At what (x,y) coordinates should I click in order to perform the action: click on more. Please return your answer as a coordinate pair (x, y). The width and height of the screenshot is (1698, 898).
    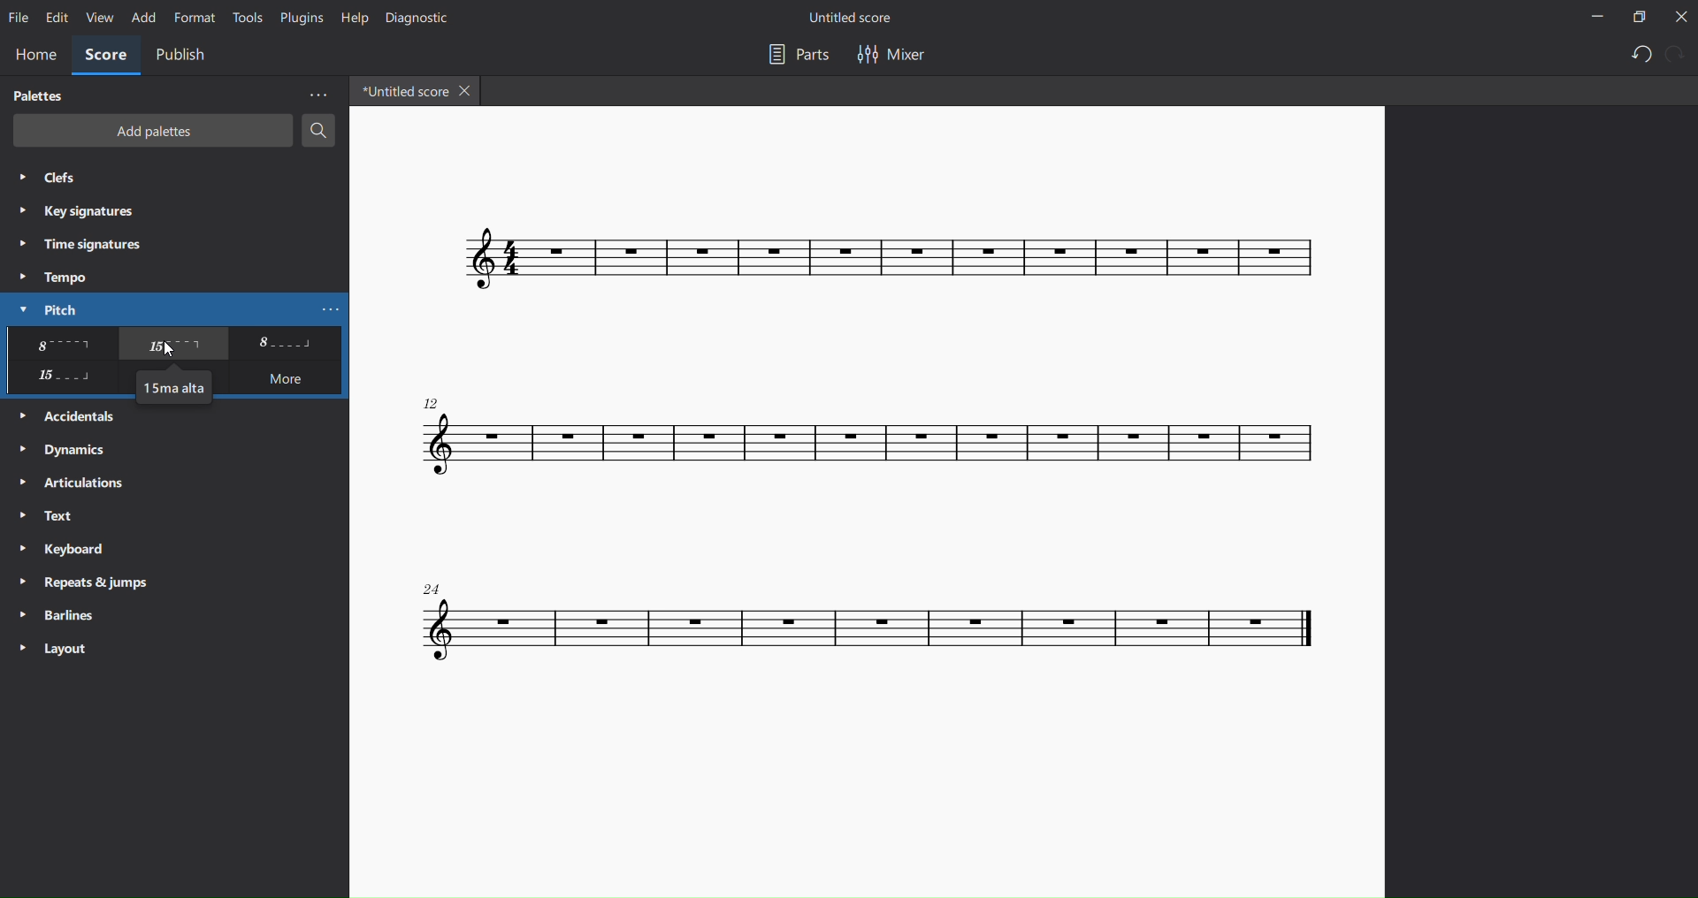
    Looking at the image, I should click on (288, 380).